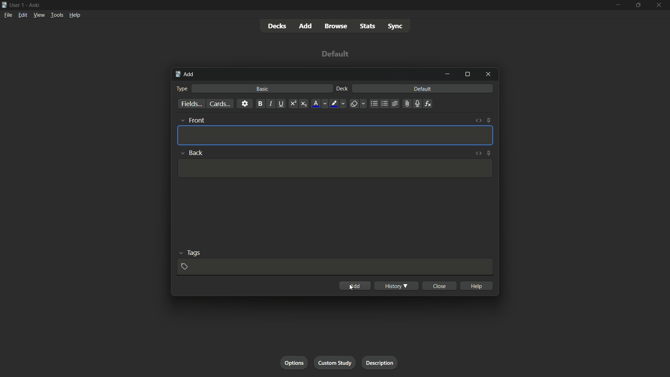 The image size is (670, 377). Describe the element at coordinates (342, 89) in the screenshot. I see `deck` at that location.